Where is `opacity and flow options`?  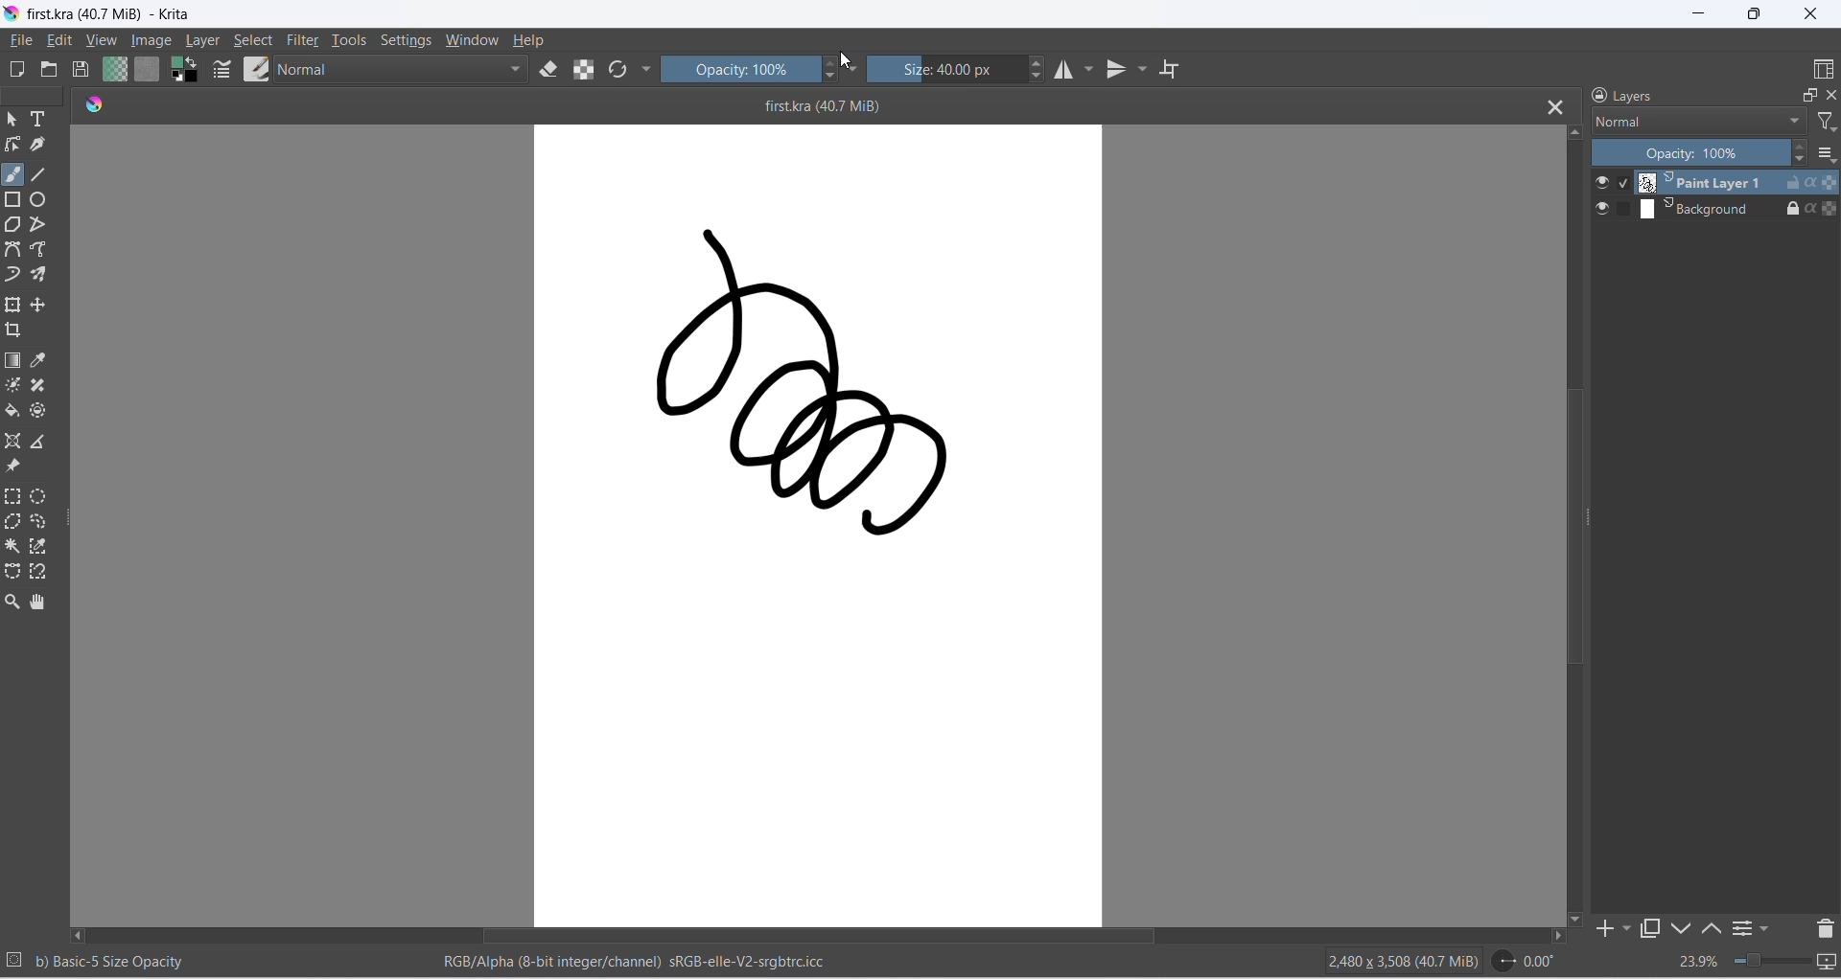
opacity and flow options is located at coordinates (854, 68).